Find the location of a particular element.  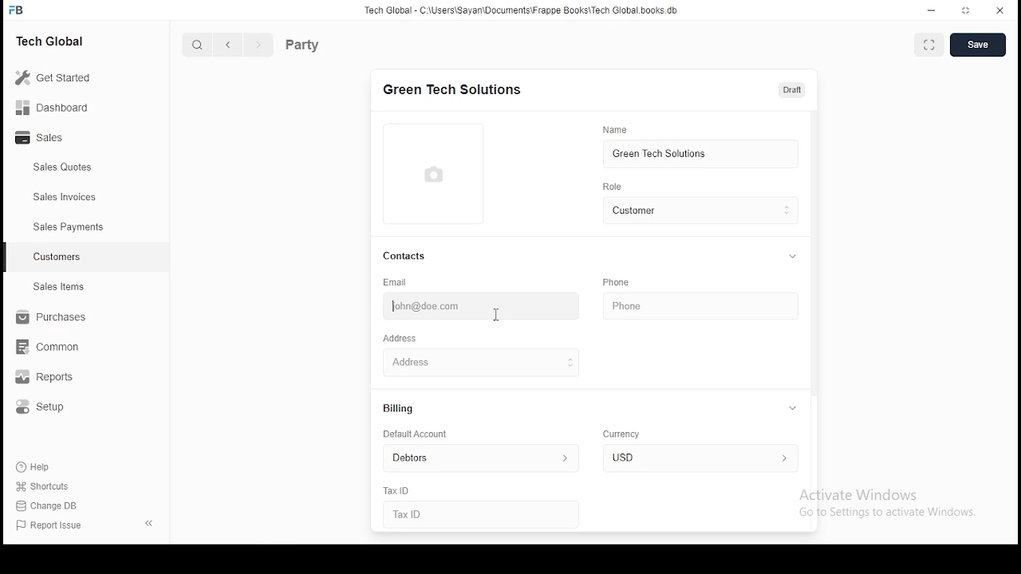

reports is located at coordinates (51, 378).